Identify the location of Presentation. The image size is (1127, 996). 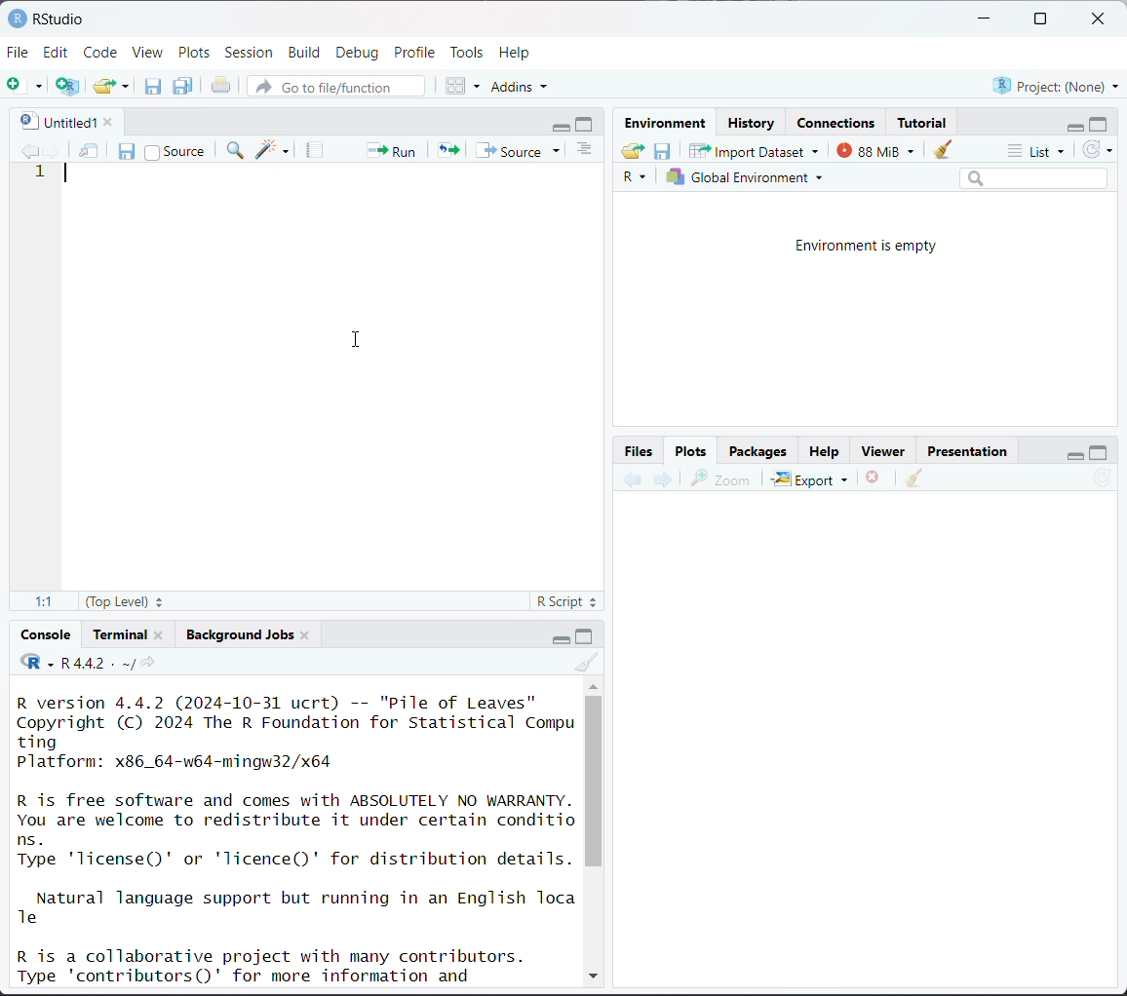
(968, 452).